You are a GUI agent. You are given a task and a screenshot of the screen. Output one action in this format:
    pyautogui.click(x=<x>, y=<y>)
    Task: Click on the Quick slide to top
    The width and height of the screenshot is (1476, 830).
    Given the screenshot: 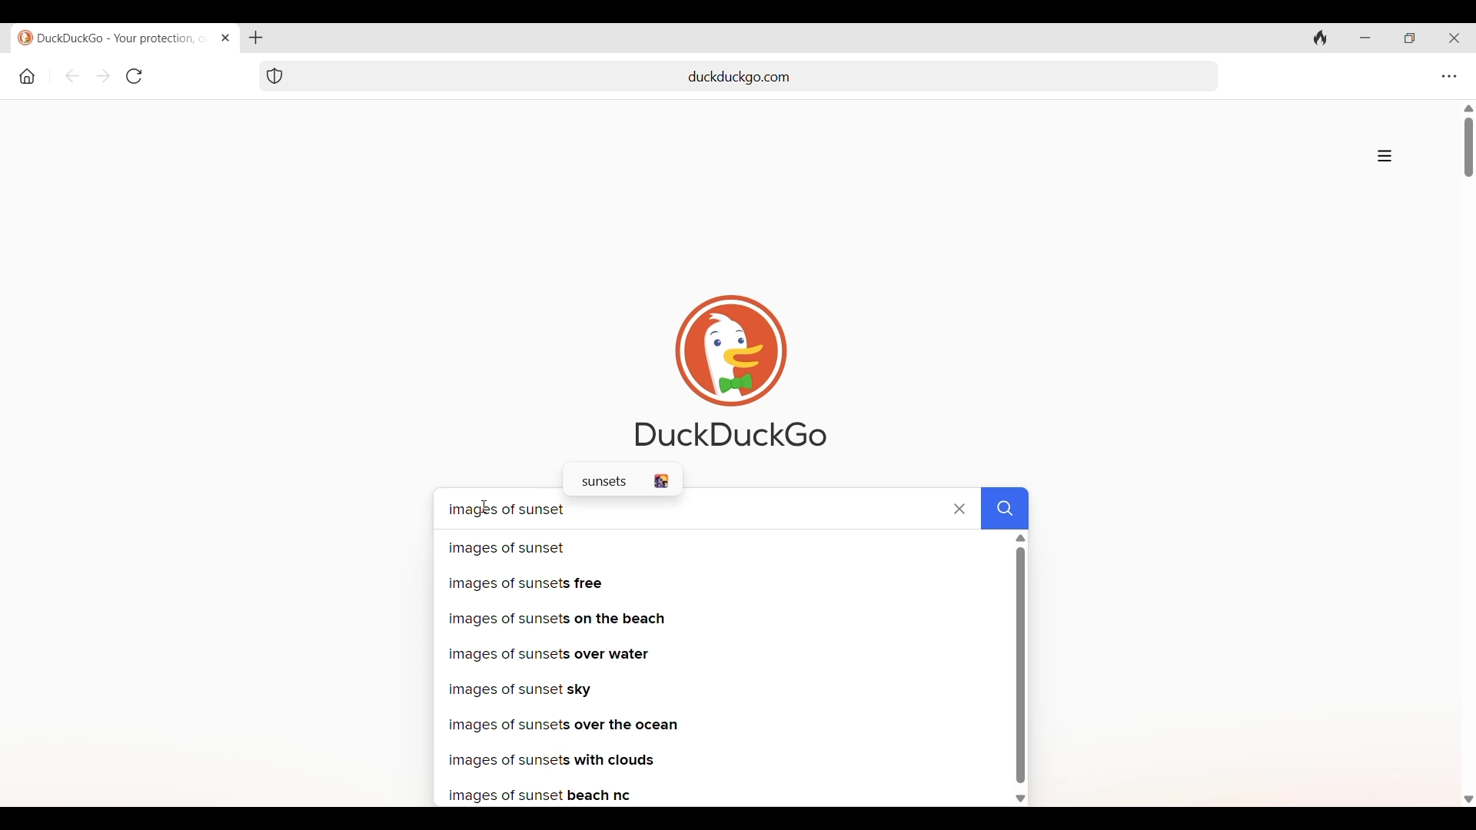 What is the action you would take?
    pyautogui.click(x=1468, y=108)
    